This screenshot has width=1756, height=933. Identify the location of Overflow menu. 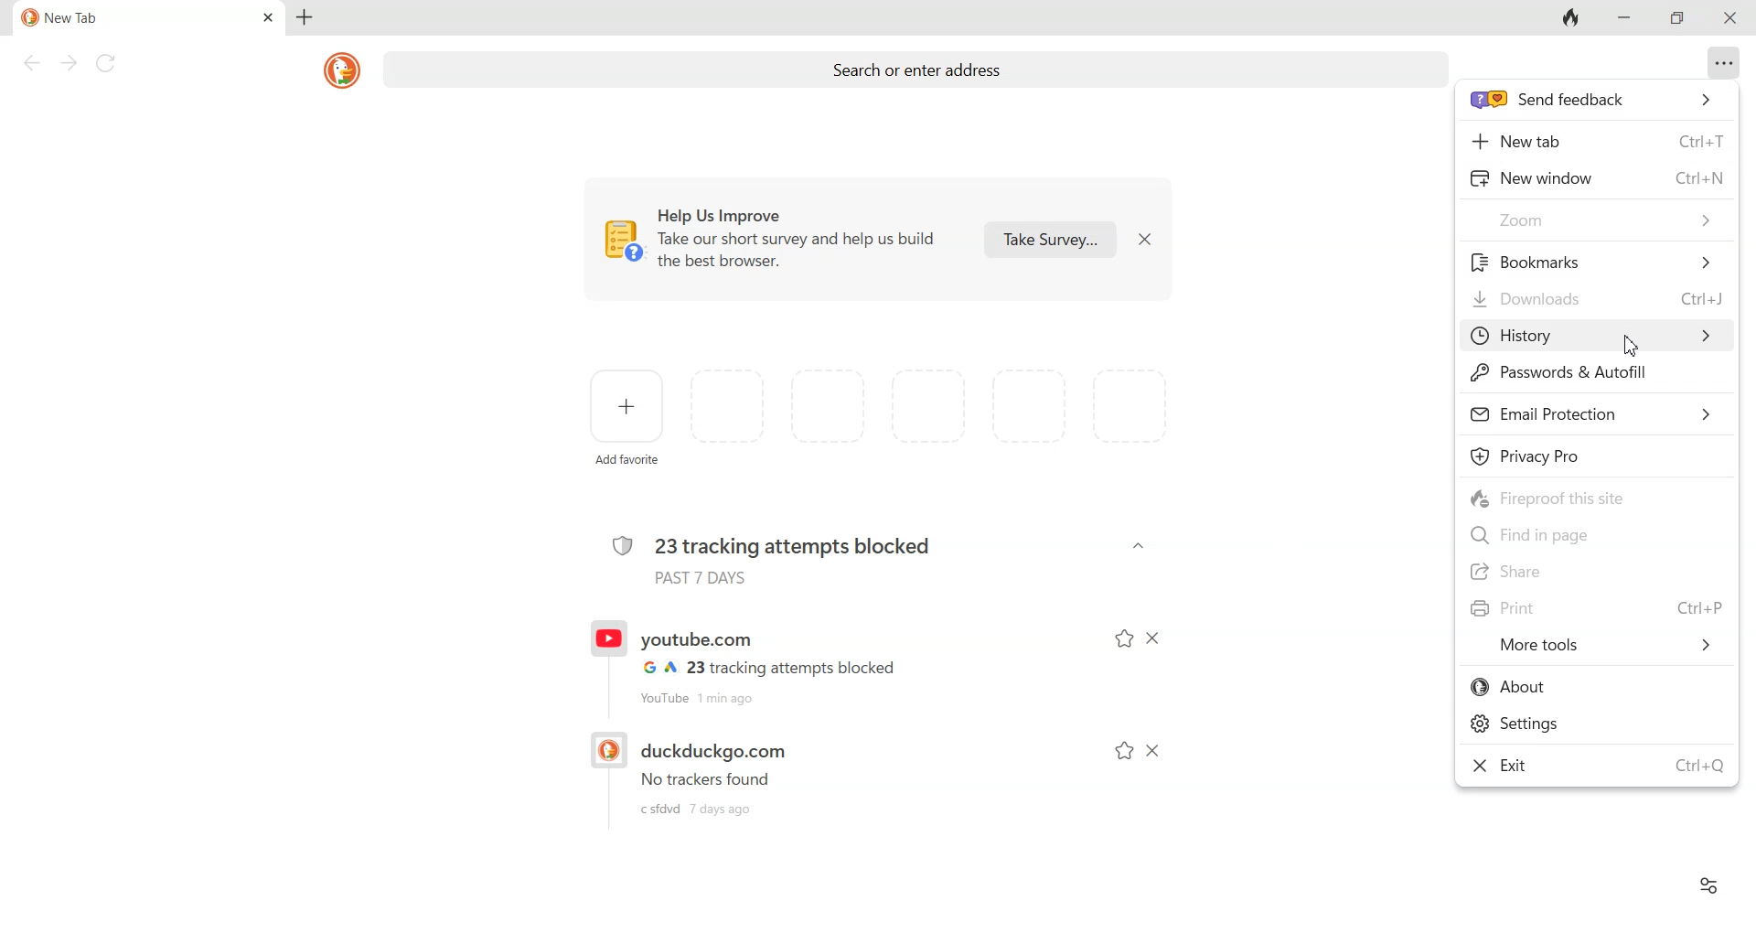
(1725, 62).